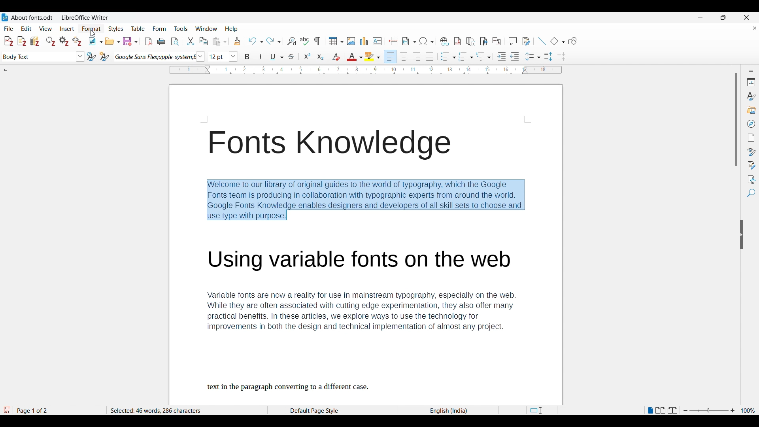  I want to click on Find and replace, so click(291, 41).